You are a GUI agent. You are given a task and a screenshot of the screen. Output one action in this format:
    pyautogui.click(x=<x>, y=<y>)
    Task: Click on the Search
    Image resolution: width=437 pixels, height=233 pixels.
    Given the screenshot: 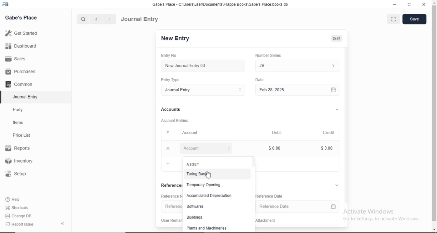 What is the action you would take?
    pyautogui.click(x=83, y=19)
    